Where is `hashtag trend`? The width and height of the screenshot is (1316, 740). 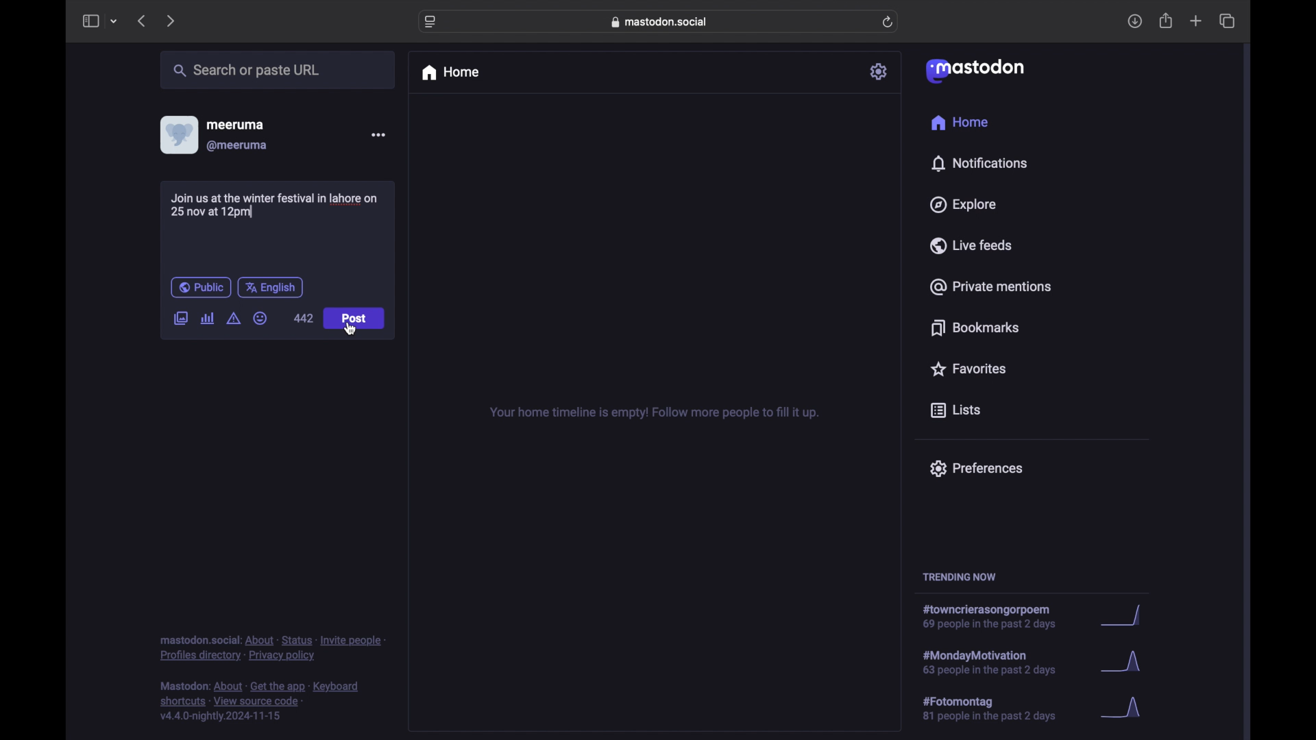
hashtag trend is located at coordinates (997, 617).